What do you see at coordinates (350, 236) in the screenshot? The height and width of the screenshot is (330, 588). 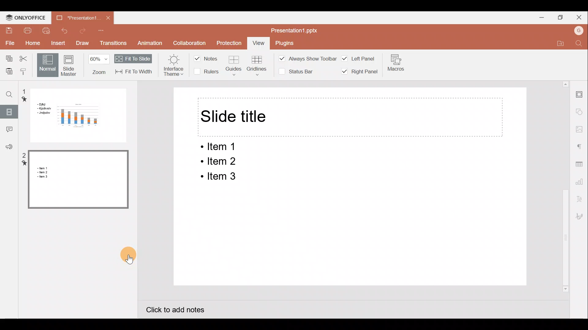 I see `Presentation slide` at bounding box center [350, 236].